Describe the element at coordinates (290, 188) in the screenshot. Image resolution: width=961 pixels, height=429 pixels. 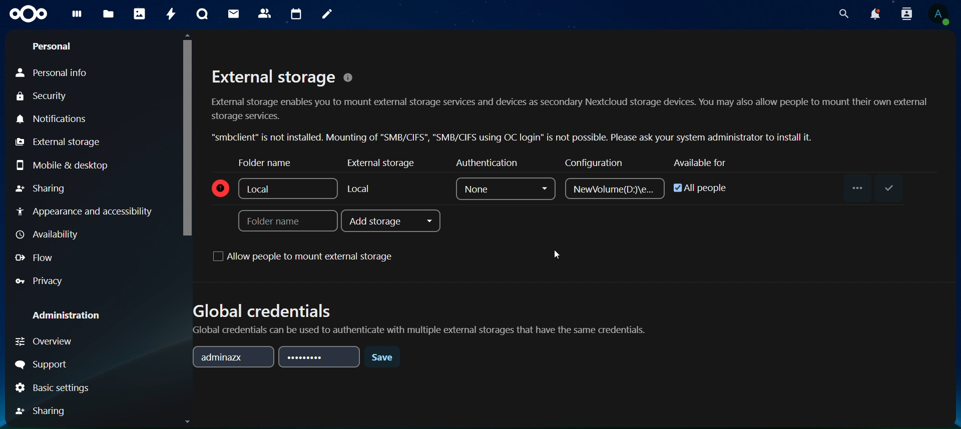
I see `local` at that location.